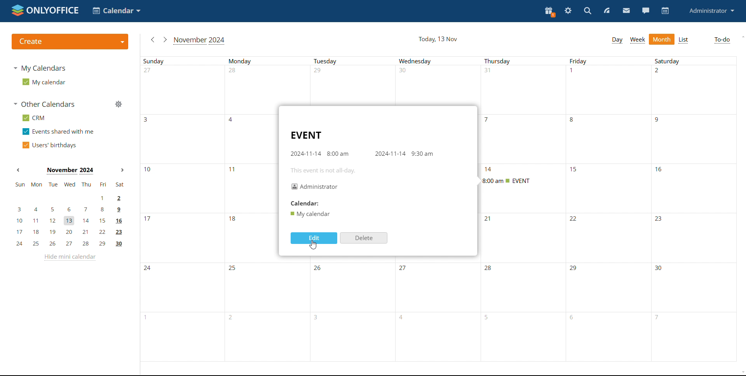 This screenshot has width=746, height=376. What do you see at coordinates (313, 245) in the screenshot?
I see `cursor` at bounding box center [313, 245].